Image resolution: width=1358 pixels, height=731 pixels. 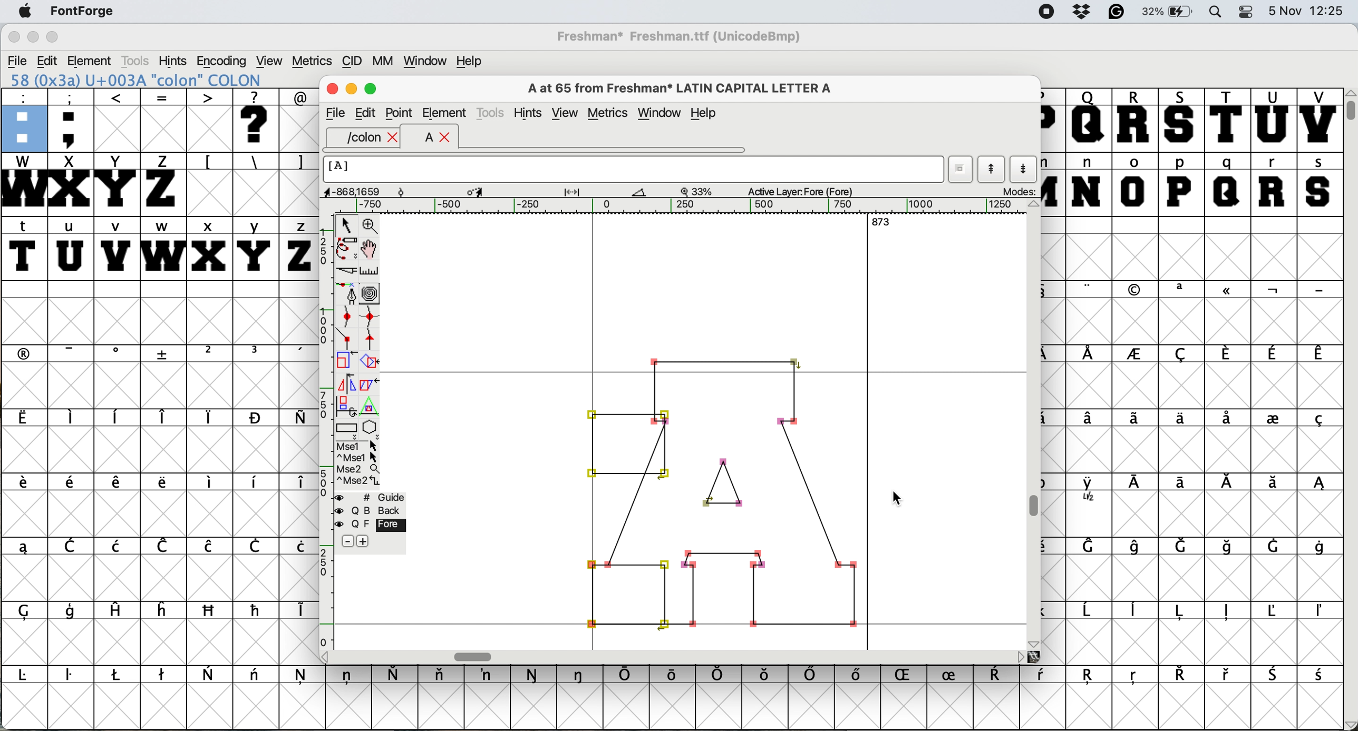 What do you see at coordinates (719, 674) in the screenshot?
I see `symbol` at bounding box center [719, 674].